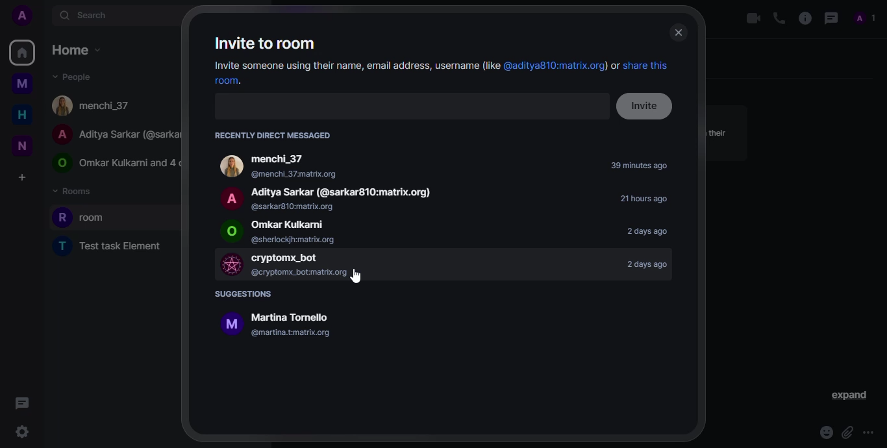 The width and height of the screenshot is (887, 448). What do you see at coordinates (679, 33) in the screenshot?
I see `close` at bounding box center [679, 33].